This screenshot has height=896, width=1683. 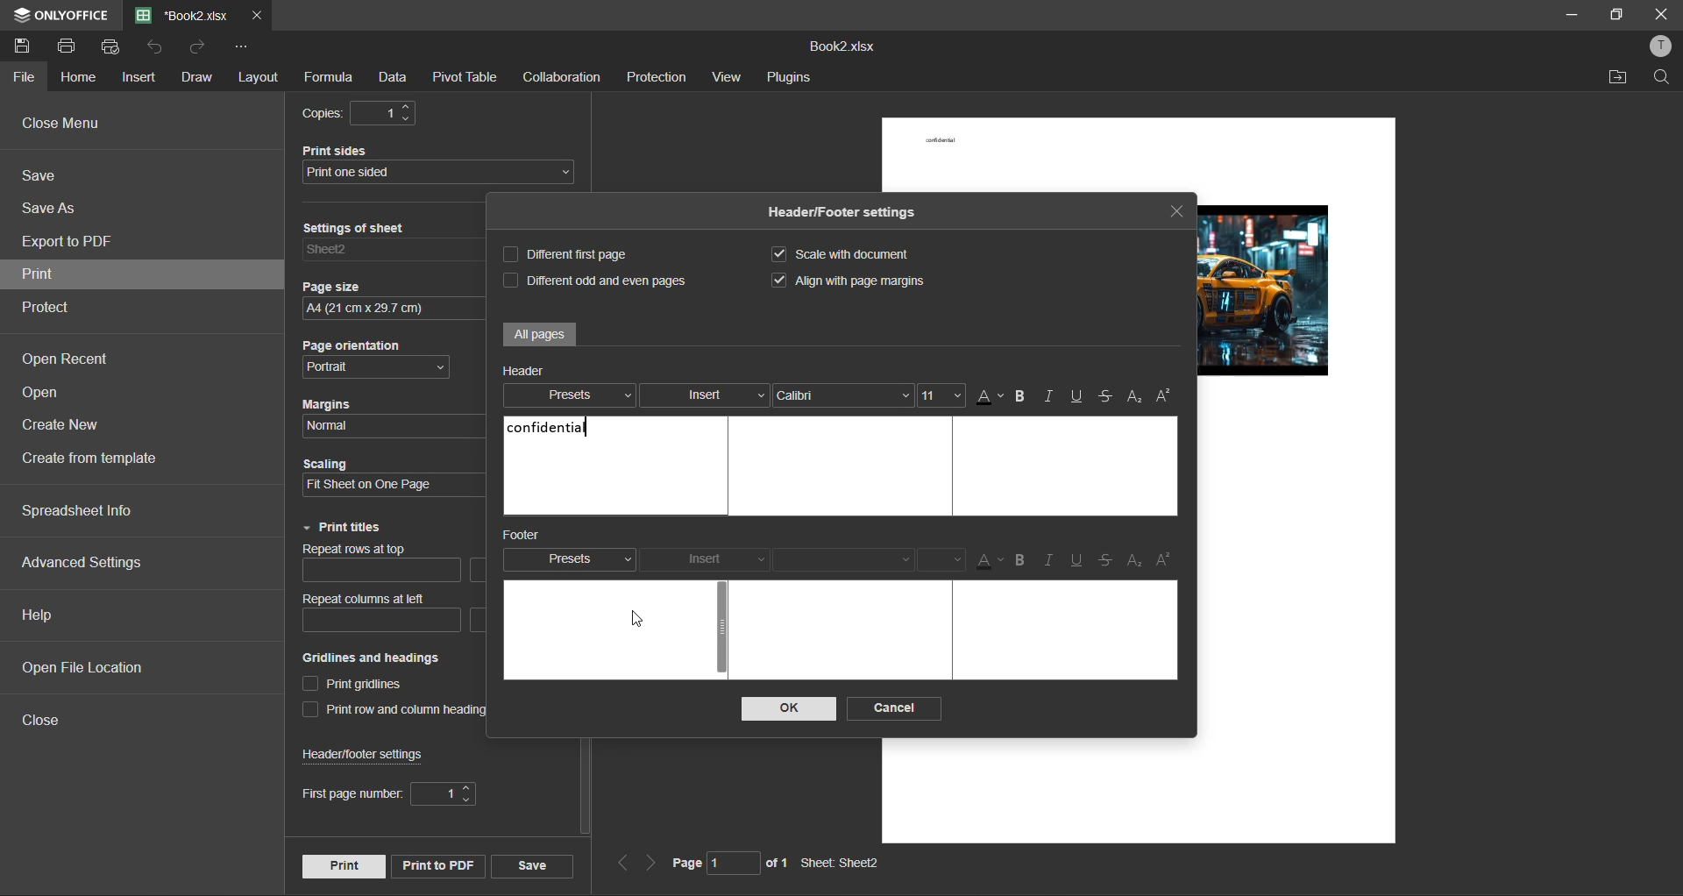 I want to click on create new, so click(x=67, y=425).